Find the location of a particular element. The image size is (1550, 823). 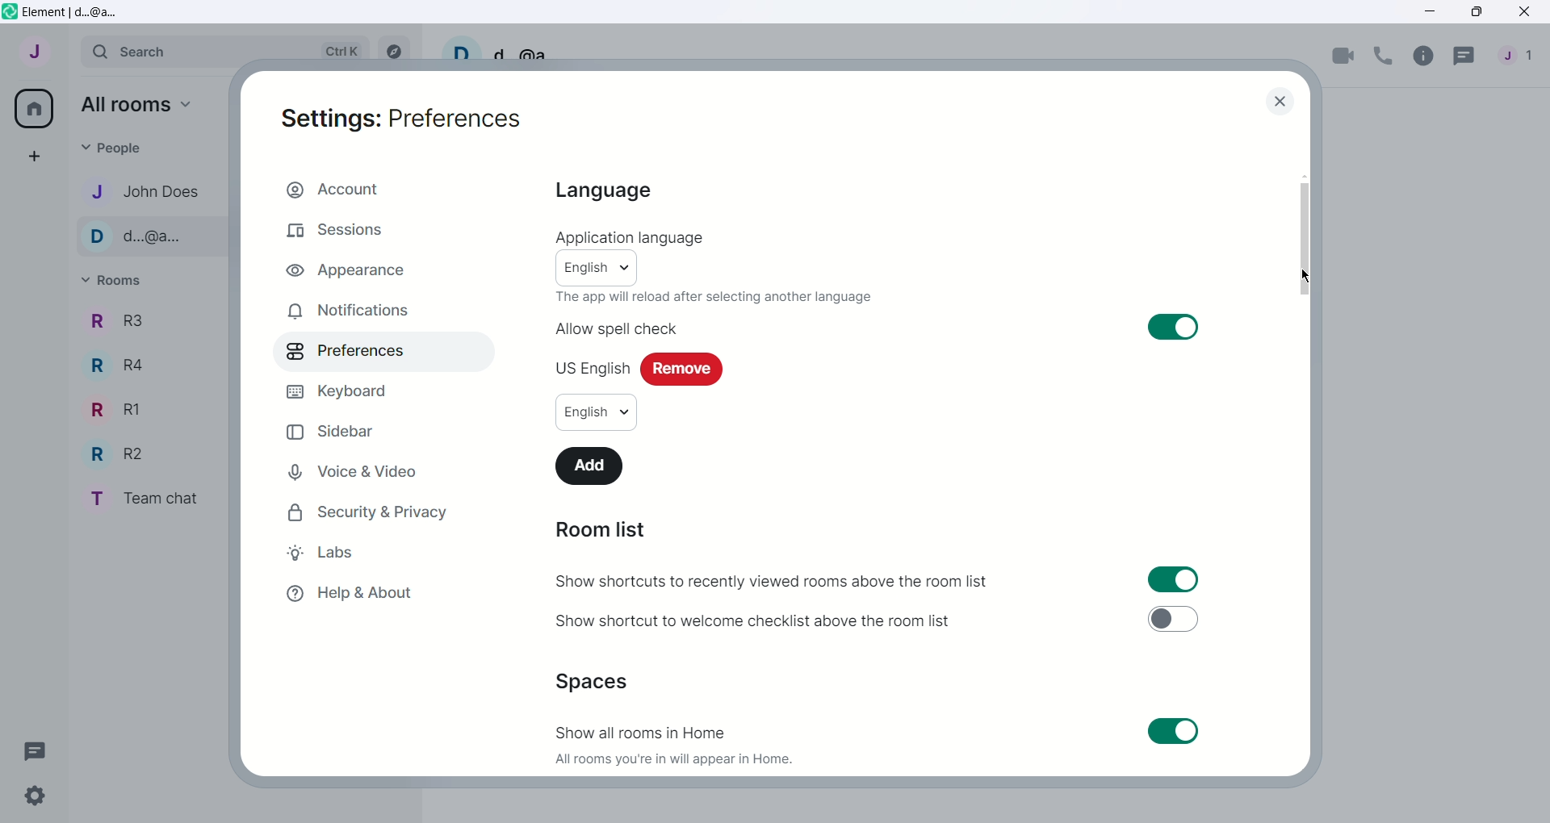

Room List is located at coordinates (605, 531).